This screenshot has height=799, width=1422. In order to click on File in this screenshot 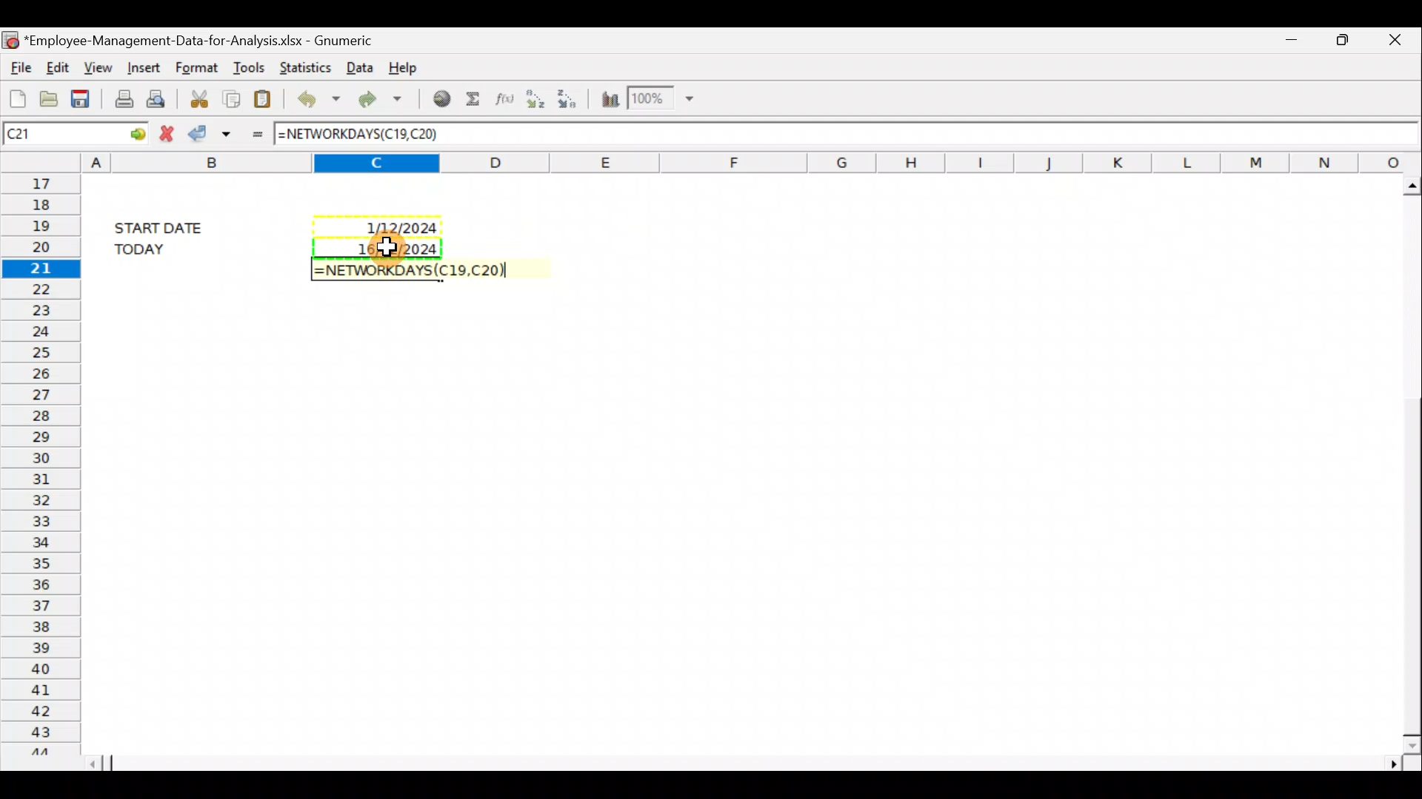, I will do `click(19, 65)`.